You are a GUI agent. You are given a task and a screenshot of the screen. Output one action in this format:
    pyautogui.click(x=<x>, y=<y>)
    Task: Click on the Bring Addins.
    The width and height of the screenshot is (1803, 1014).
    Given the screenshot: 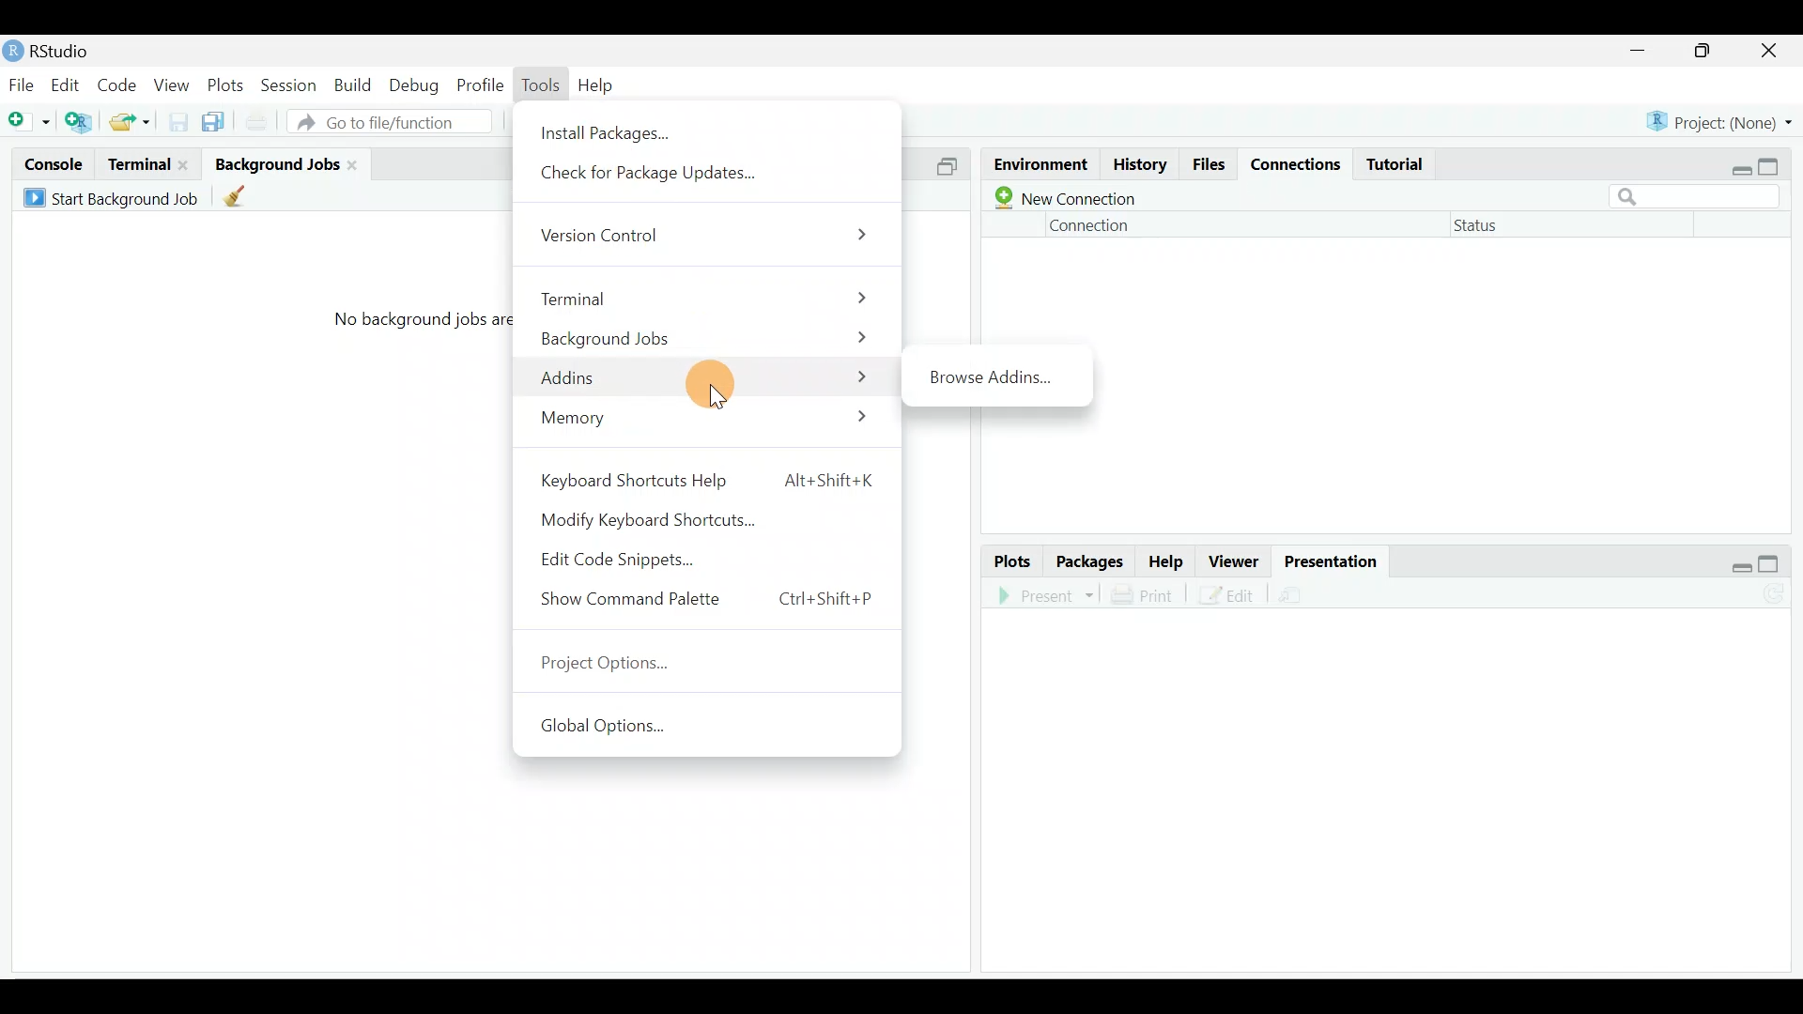 What is the action you would take?
    pyautogui.click(x=992, y=373)
    